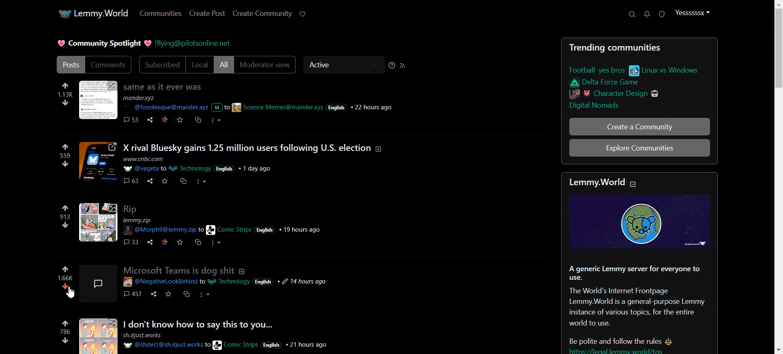 The width and height of the screenshot is (783, 354). I want to click on Active, so click(343, 65).